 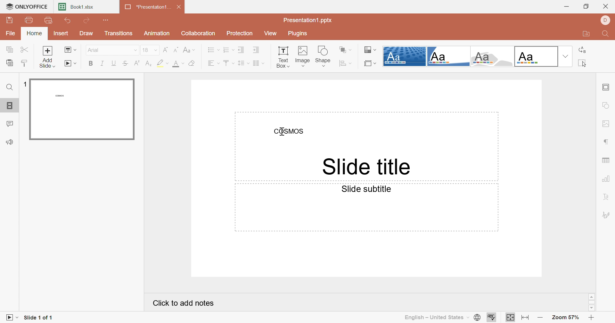 I want to click on Minimize, so click(x=567, y=7).